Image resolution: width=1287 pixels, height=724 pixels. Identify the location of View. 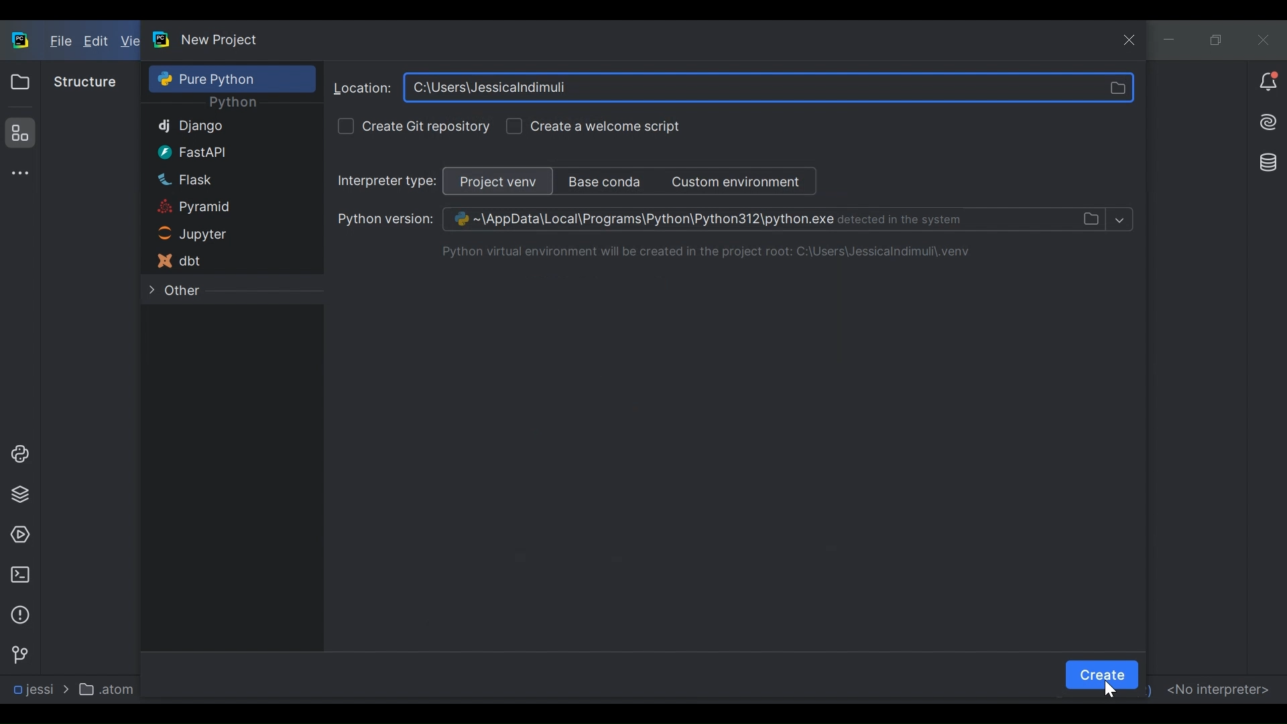
(129, 42).